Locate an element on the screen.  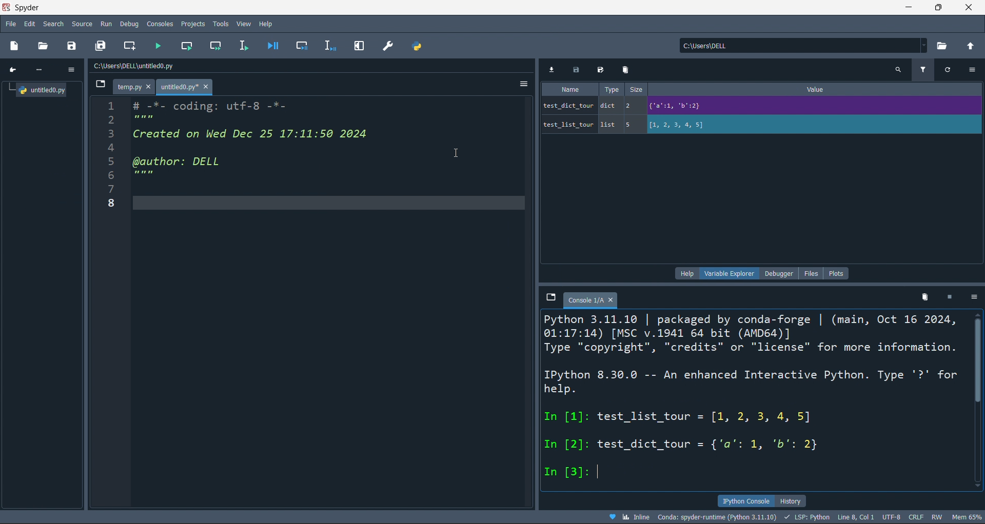
untitled0.py is located at coordinates (36, 90).